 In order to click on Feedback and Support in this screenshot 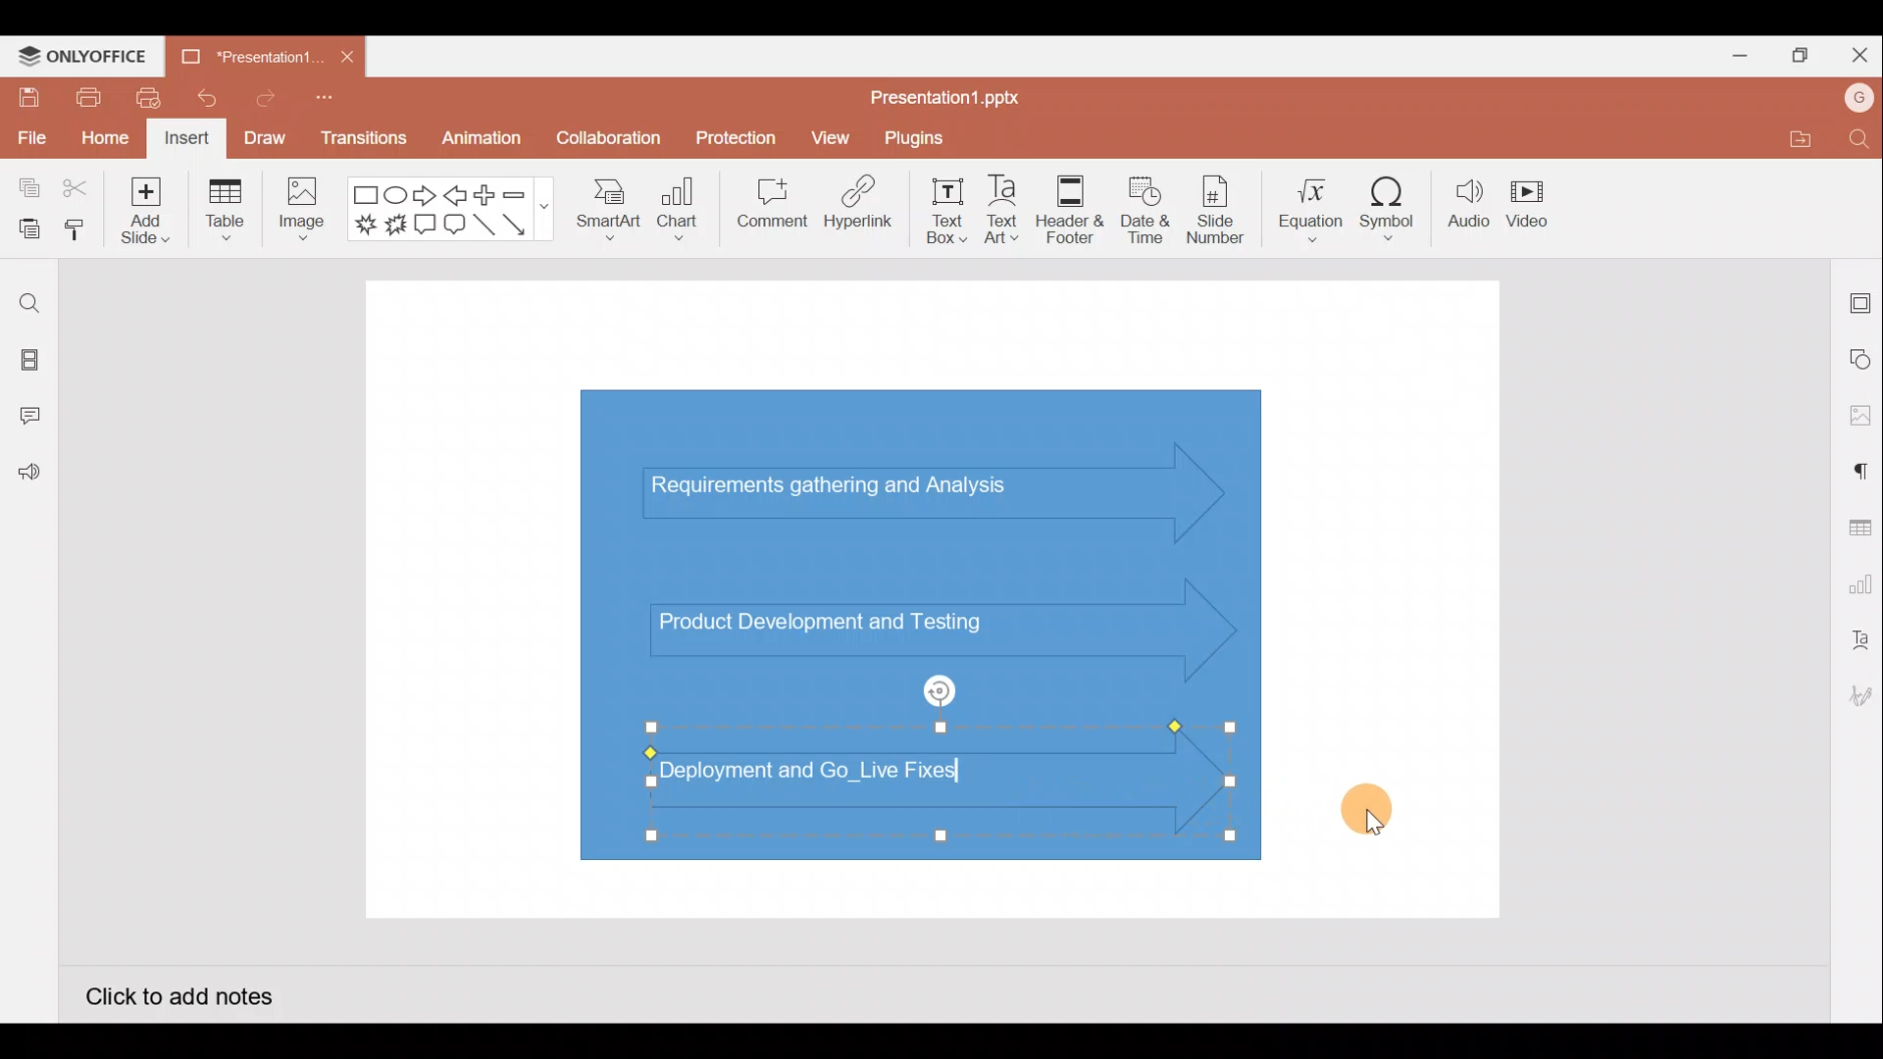, I will do `click(28, 478)`.